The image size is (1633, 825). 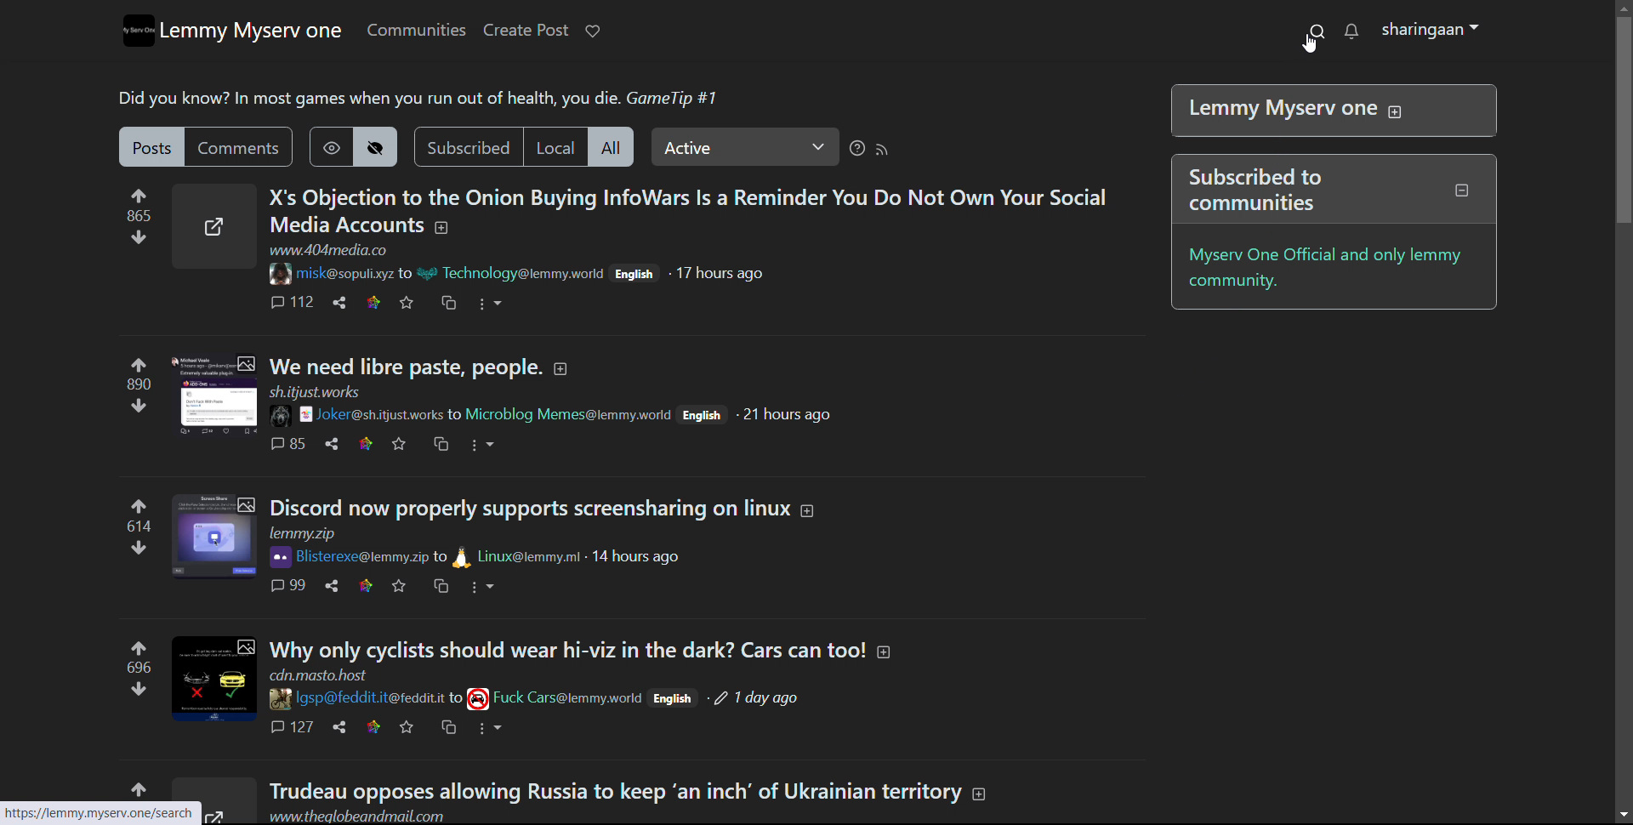 I want to click on cross post, so click(x=441, y=587).